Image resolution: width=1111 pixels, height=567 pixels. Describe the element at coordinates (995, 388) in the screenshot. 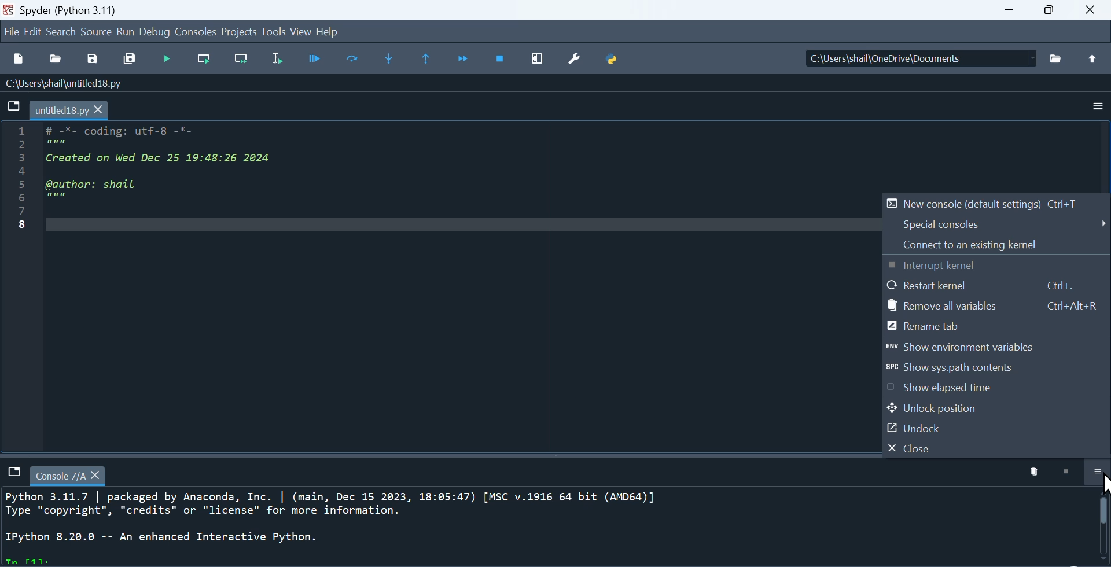

I see `show elapsed time` at that location.